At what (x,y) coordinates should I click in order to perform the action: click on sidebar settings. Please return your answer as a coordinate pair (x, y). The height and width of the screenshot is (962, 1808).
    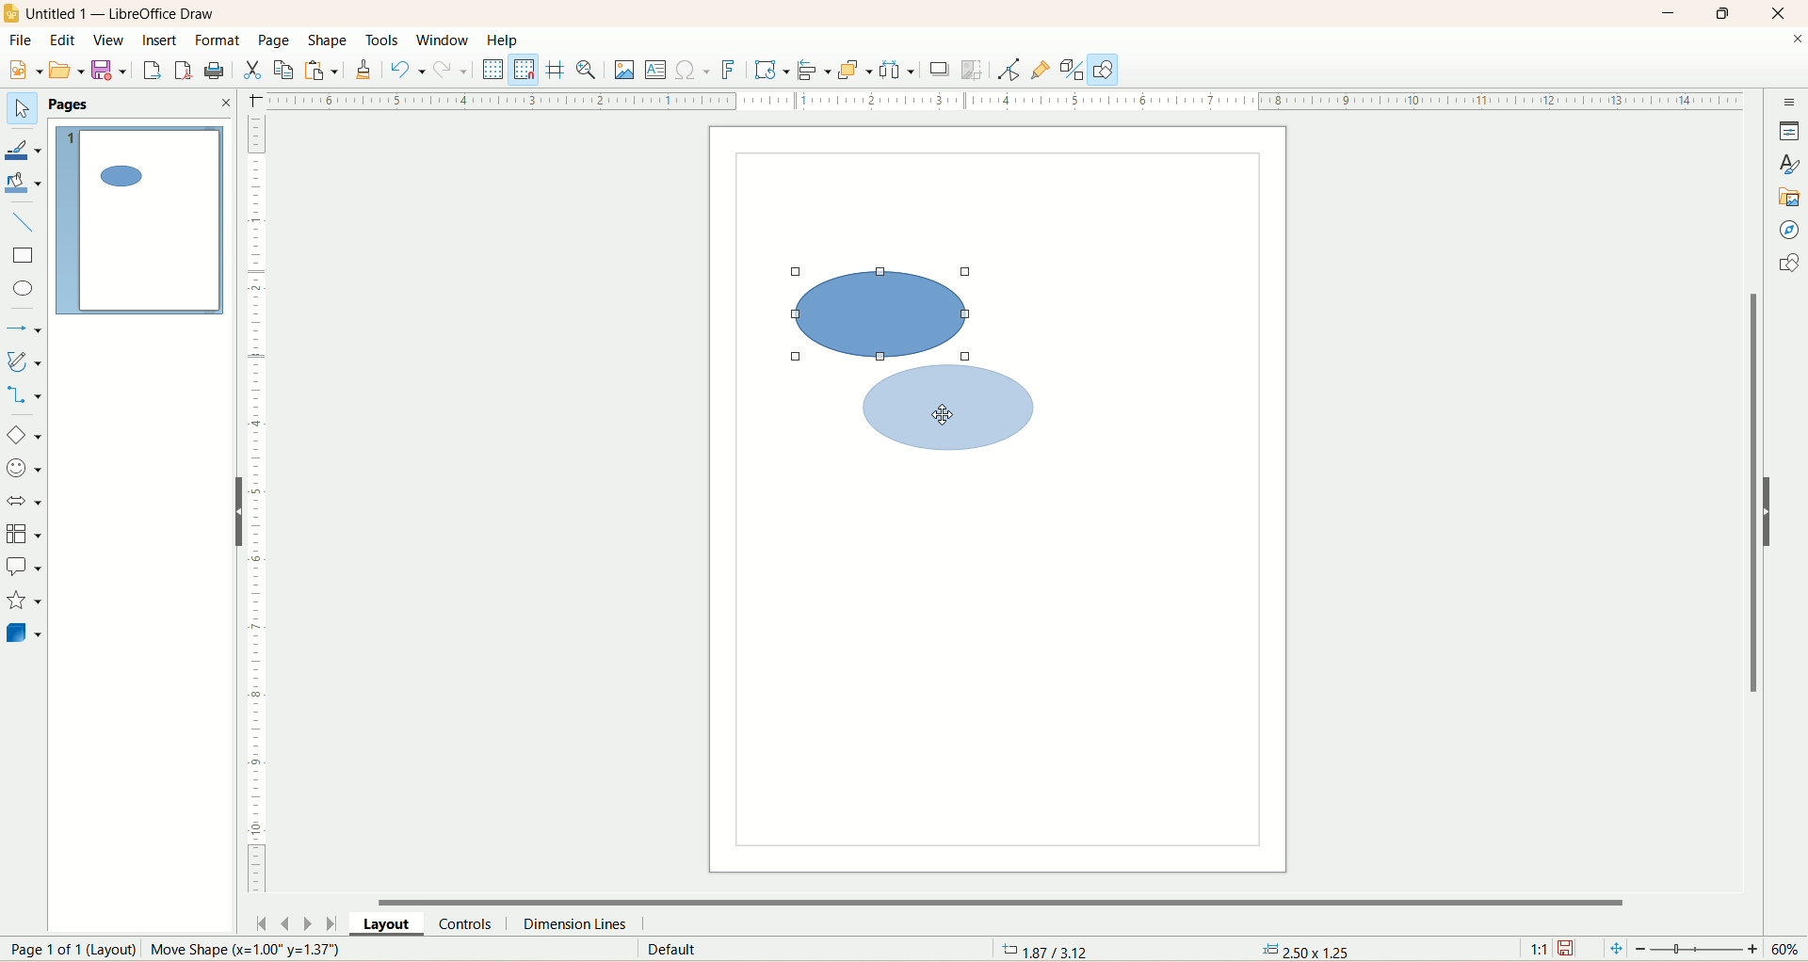
    Looking at the image, I should click on (1790, 104).